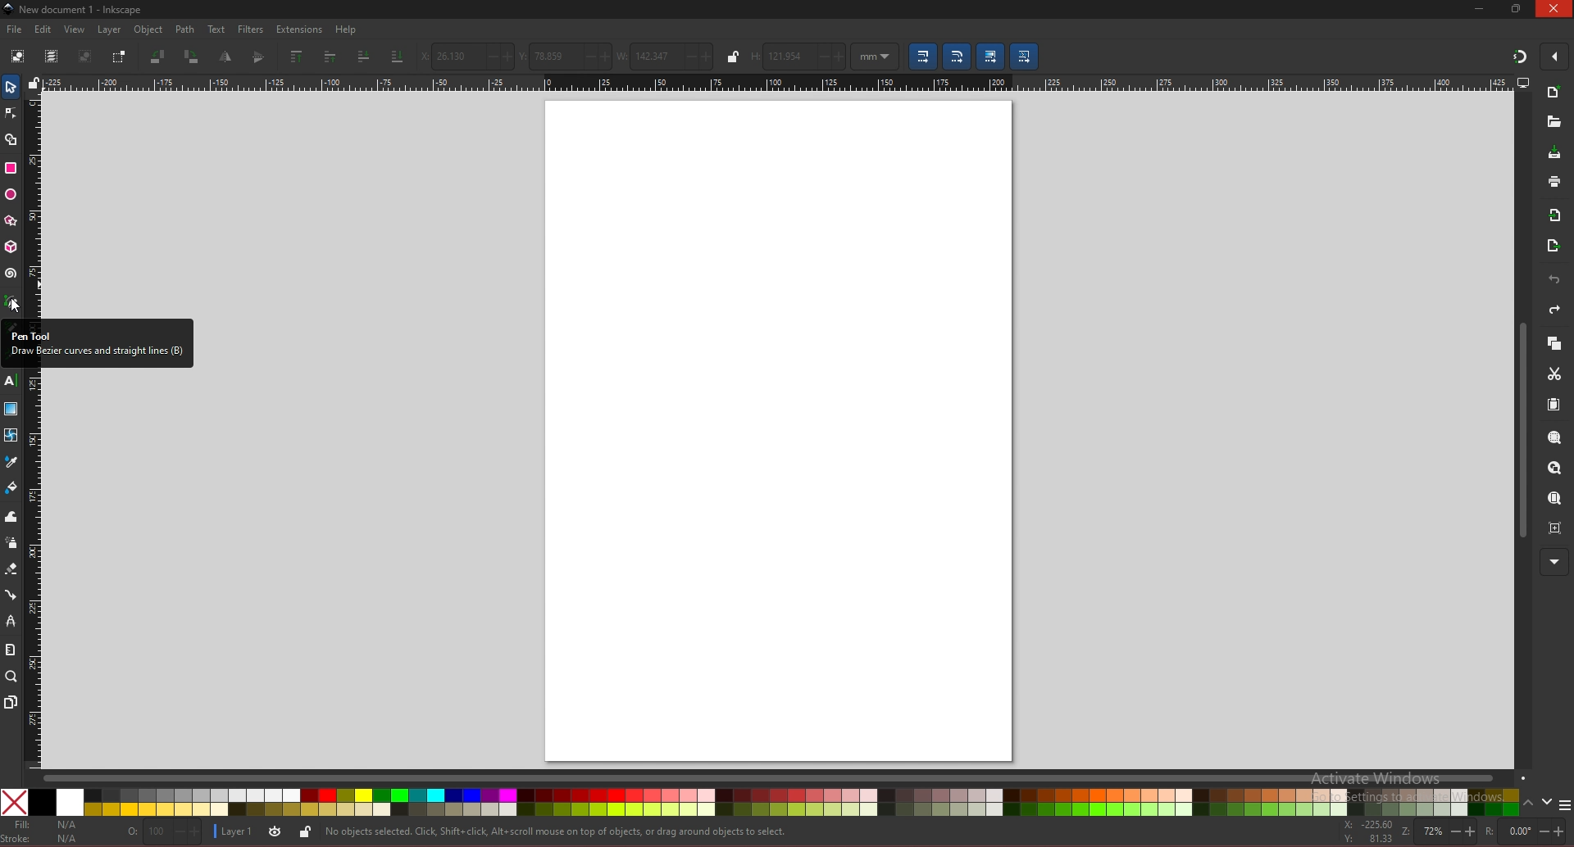  I want to click on scroll bar, so click(784, 777).